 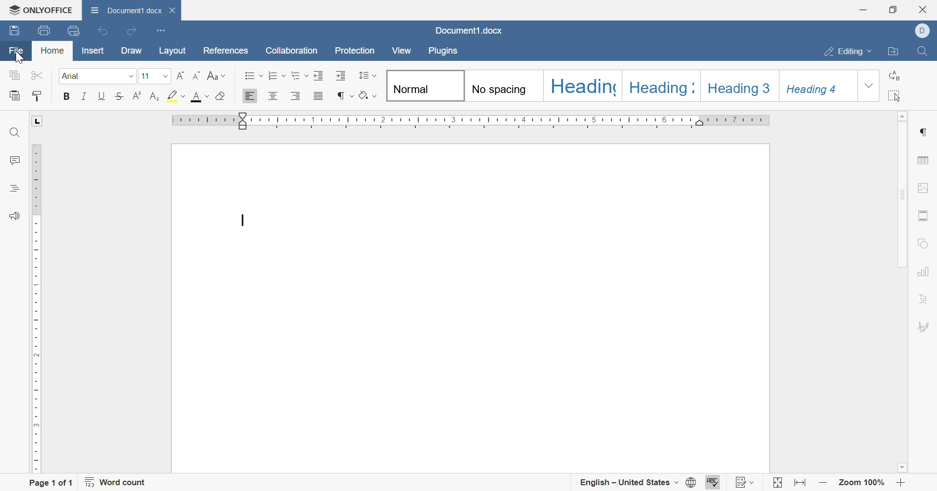 I want to click on collaboration, so click(x=292, y=51).